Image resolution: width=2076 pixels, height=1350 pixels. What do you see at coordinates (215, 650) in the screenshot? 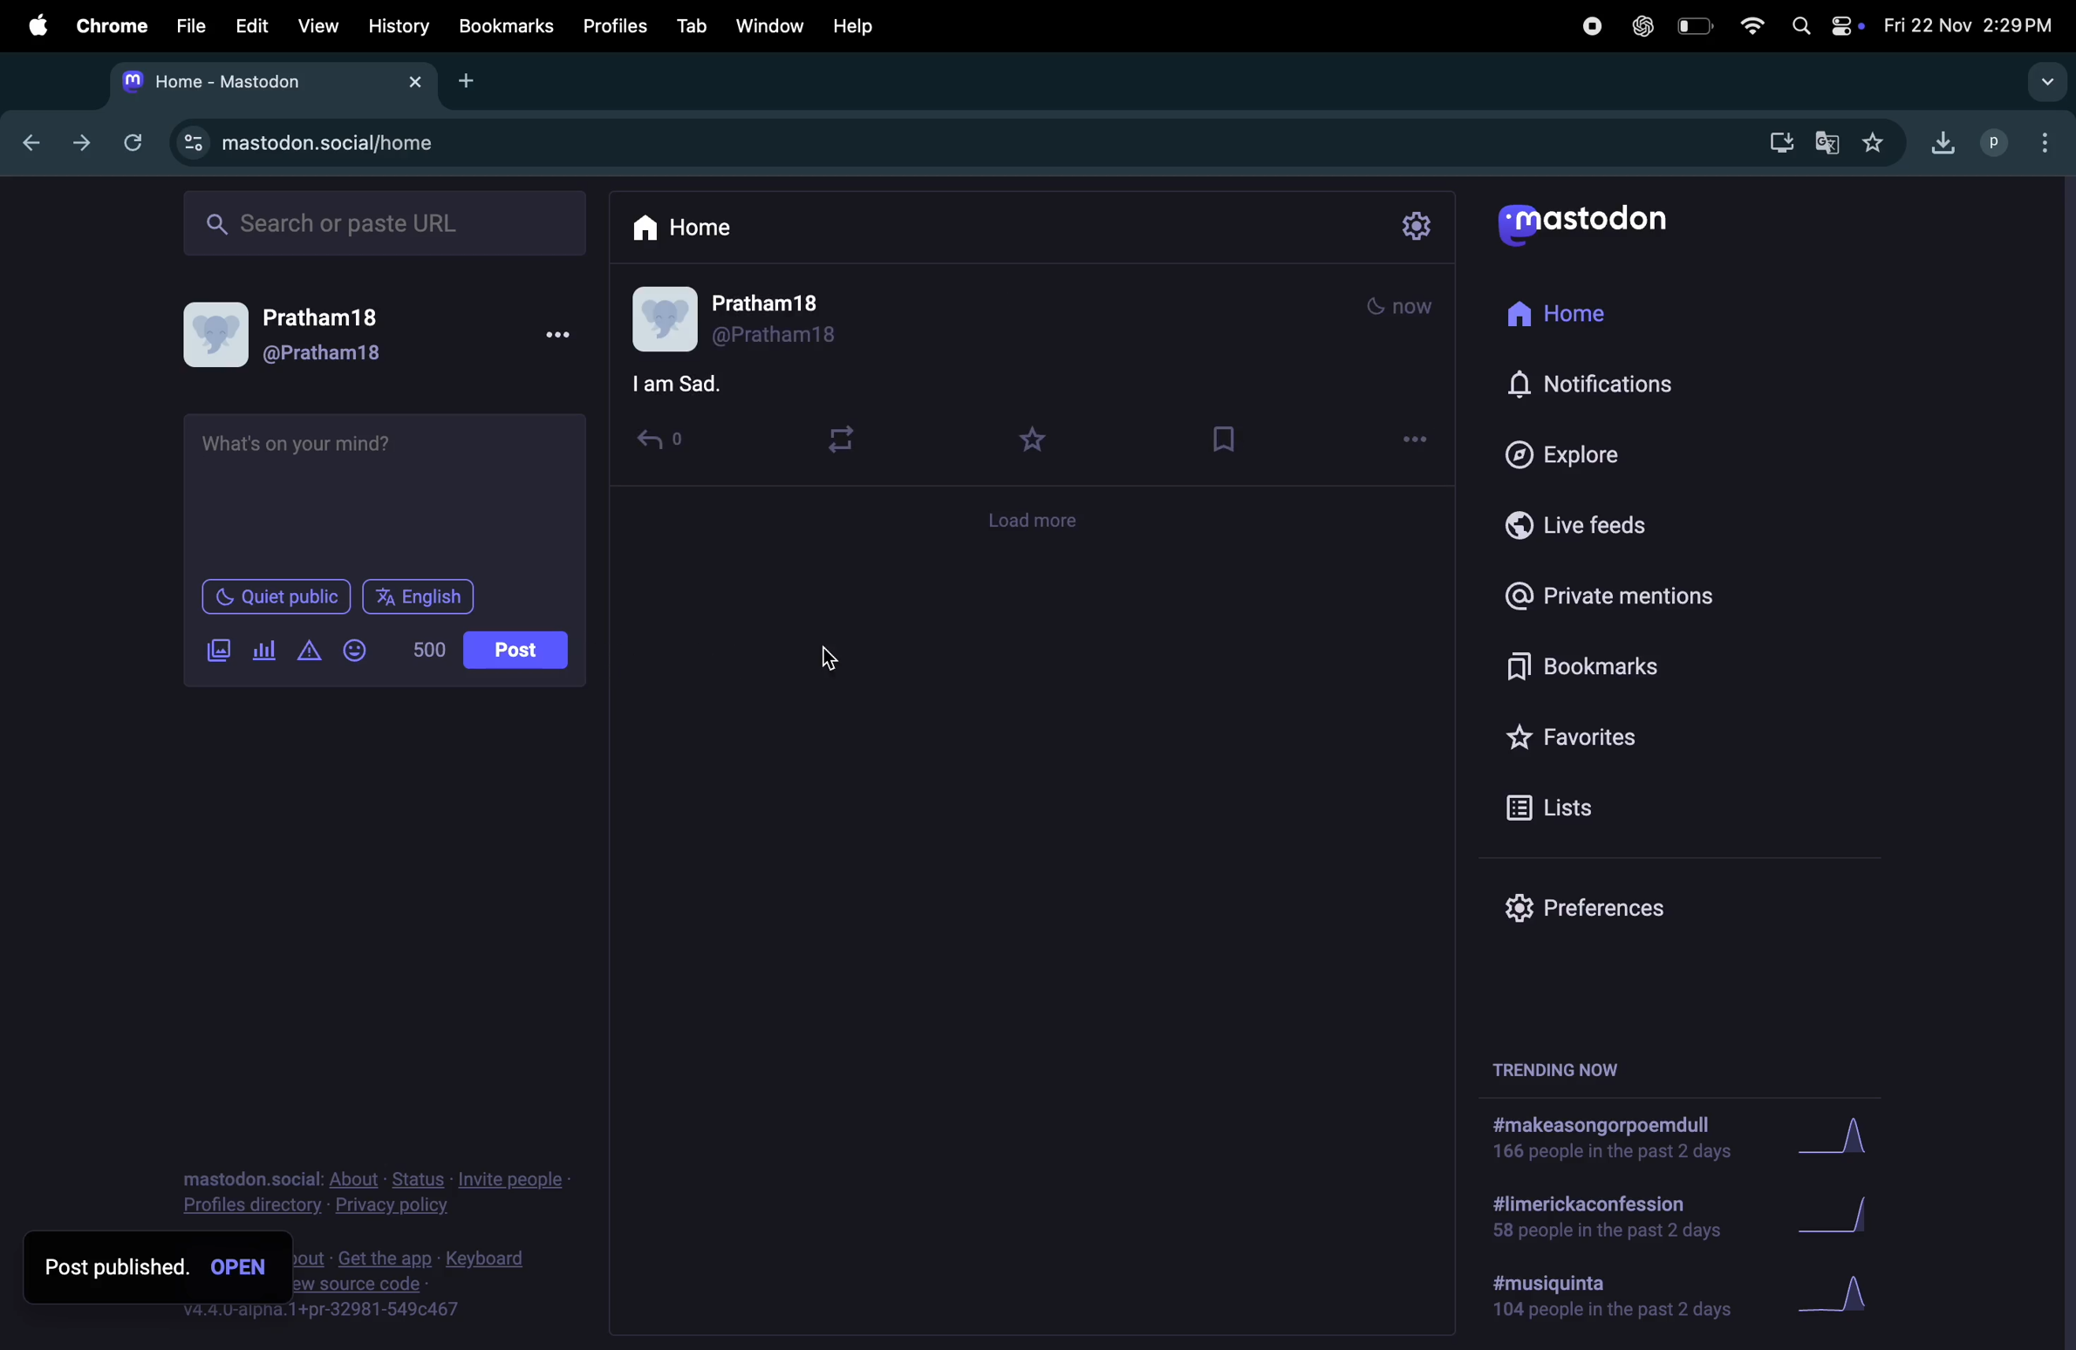
I see `add images` at bounding box center [215, 650].